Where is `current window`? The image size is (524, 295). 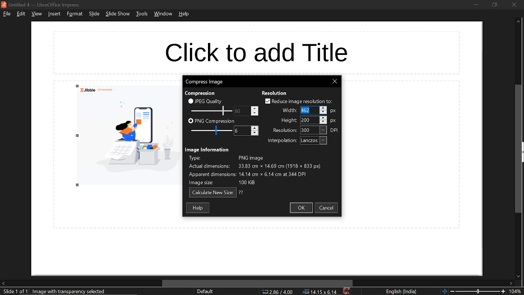
current window is located at coordinates (43, 5).